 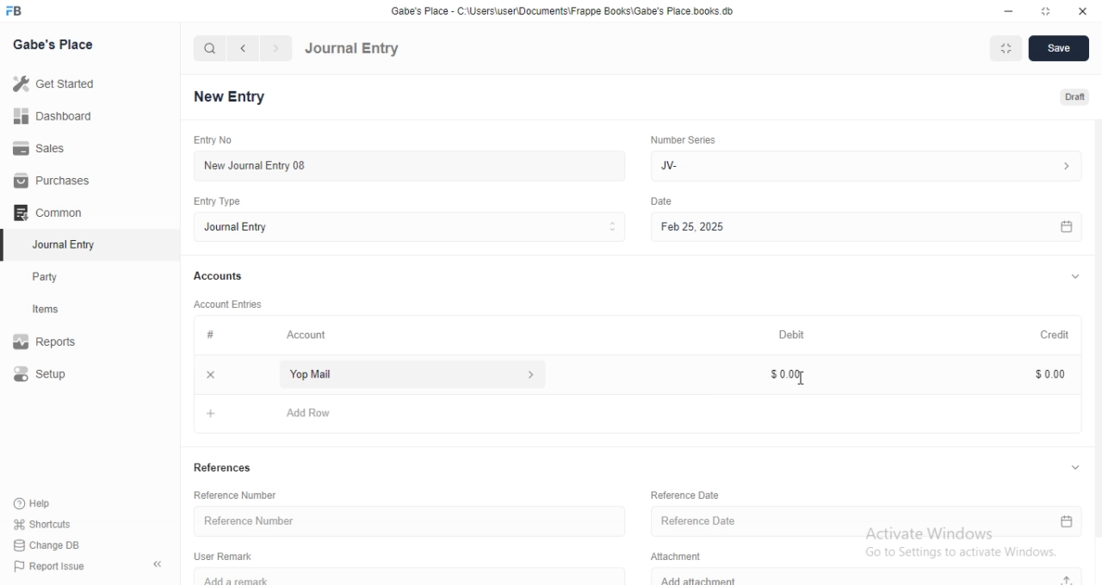 I want to click on Save, so click(x=1060, y=49).